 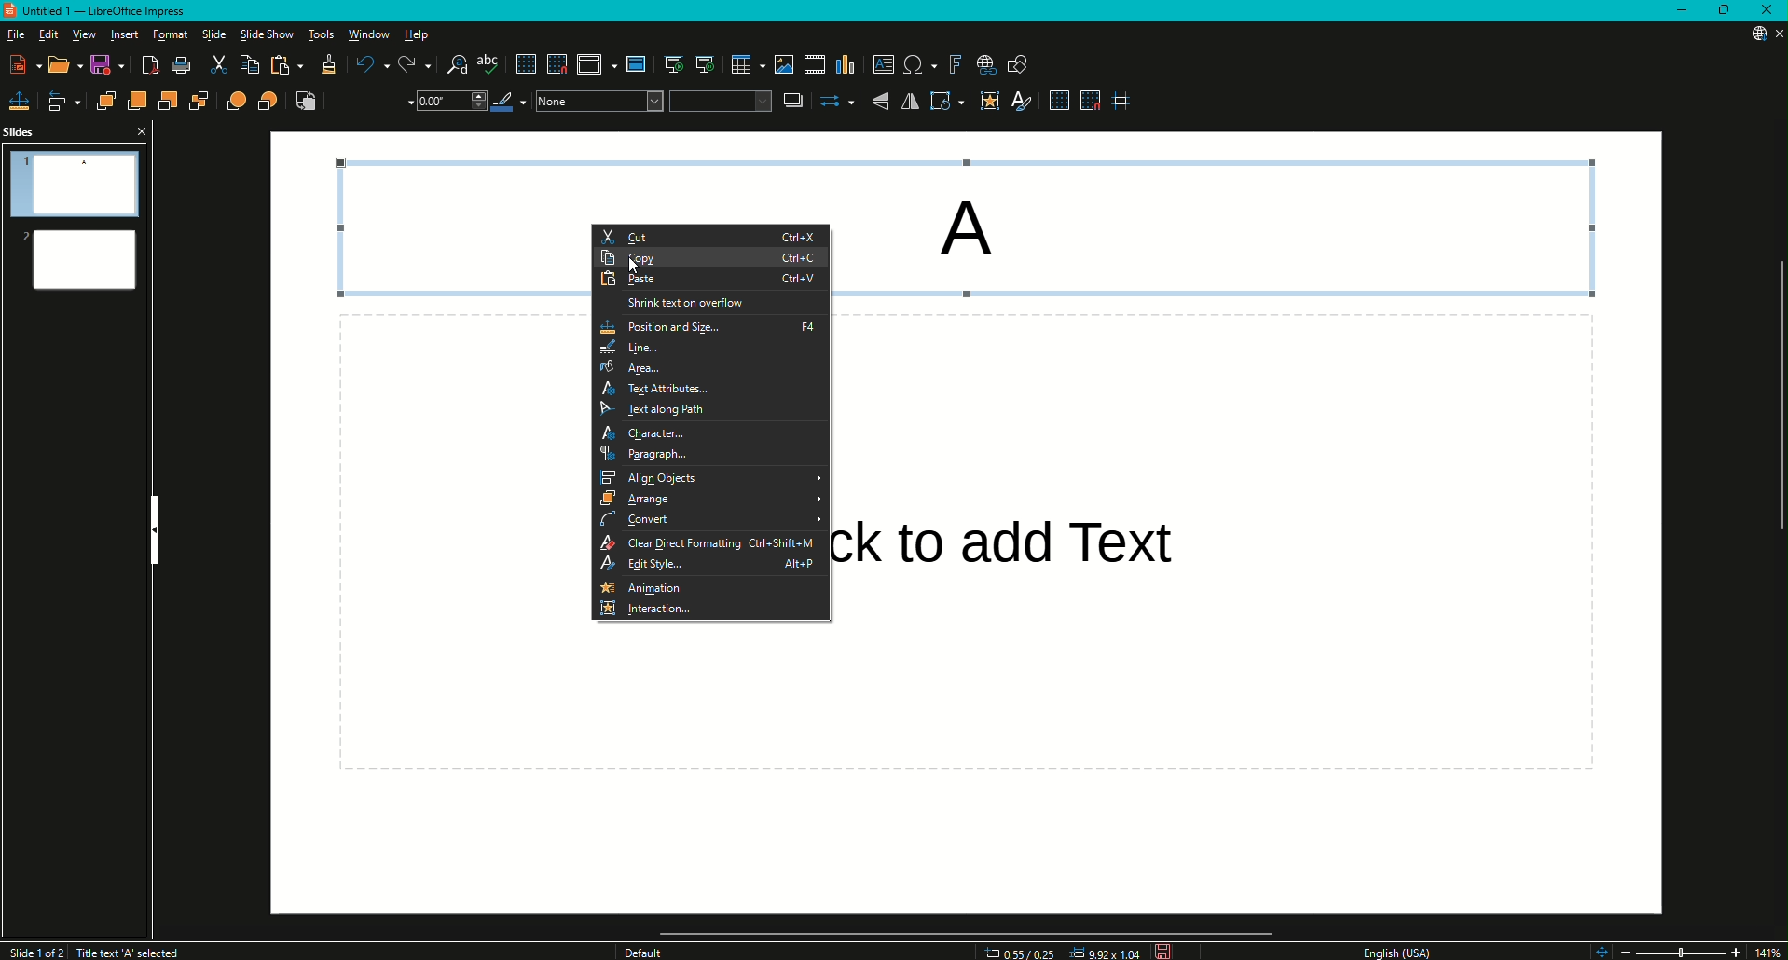 What do you see at coordinates (1403, 951) in the screenshot?
I see `English USA` at bounding box center [1403, 951].